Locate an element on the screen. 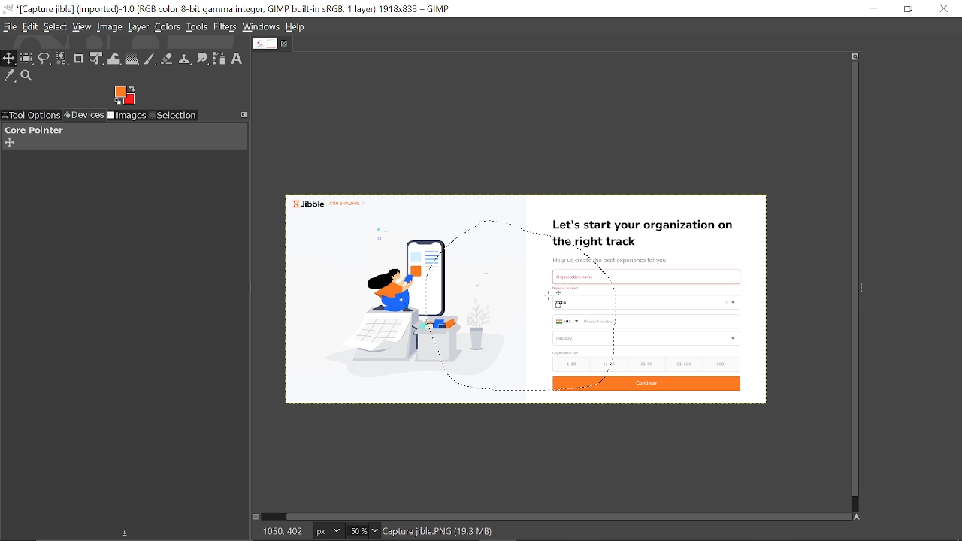 This screenshot has width=962, height=541. Zoom tool is located at coordinates (27, 76).